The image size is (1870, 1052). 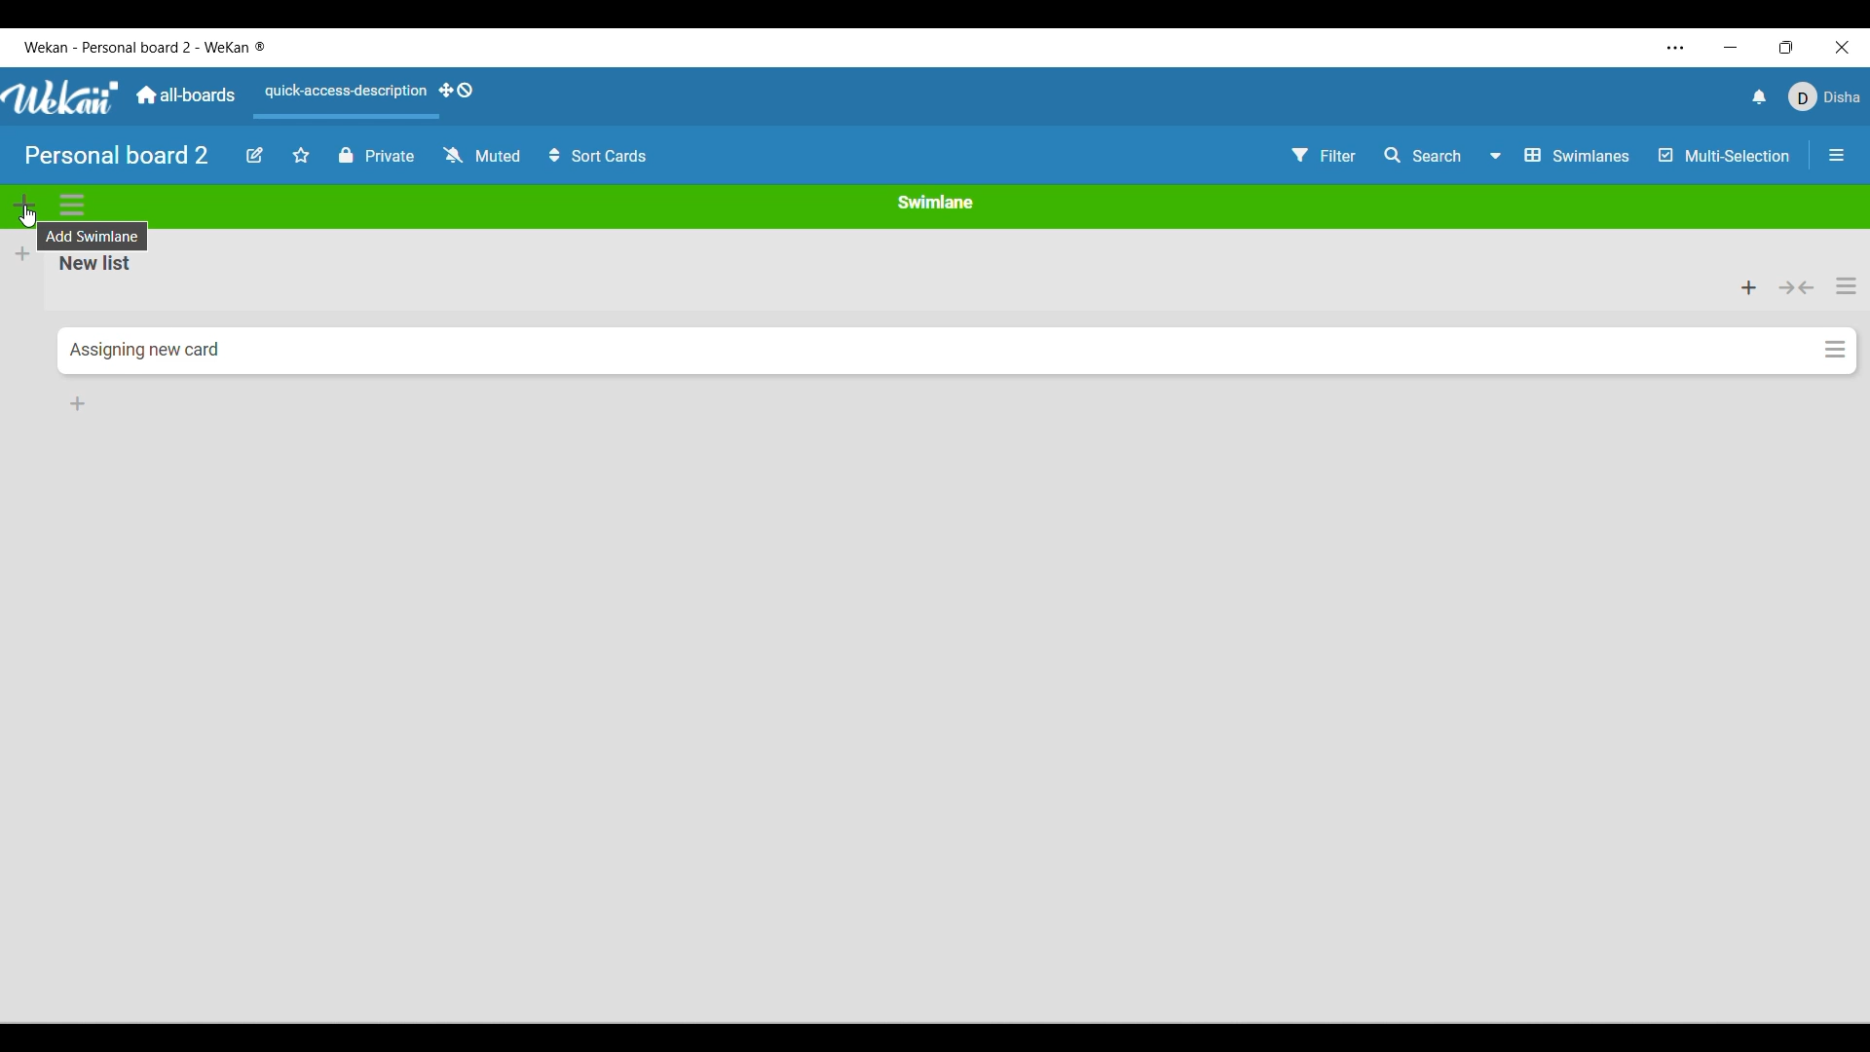 What do you see at coordinates (1559, 155) in the screenshot?
I see `Board view options` at bounding box center [1559, 155].